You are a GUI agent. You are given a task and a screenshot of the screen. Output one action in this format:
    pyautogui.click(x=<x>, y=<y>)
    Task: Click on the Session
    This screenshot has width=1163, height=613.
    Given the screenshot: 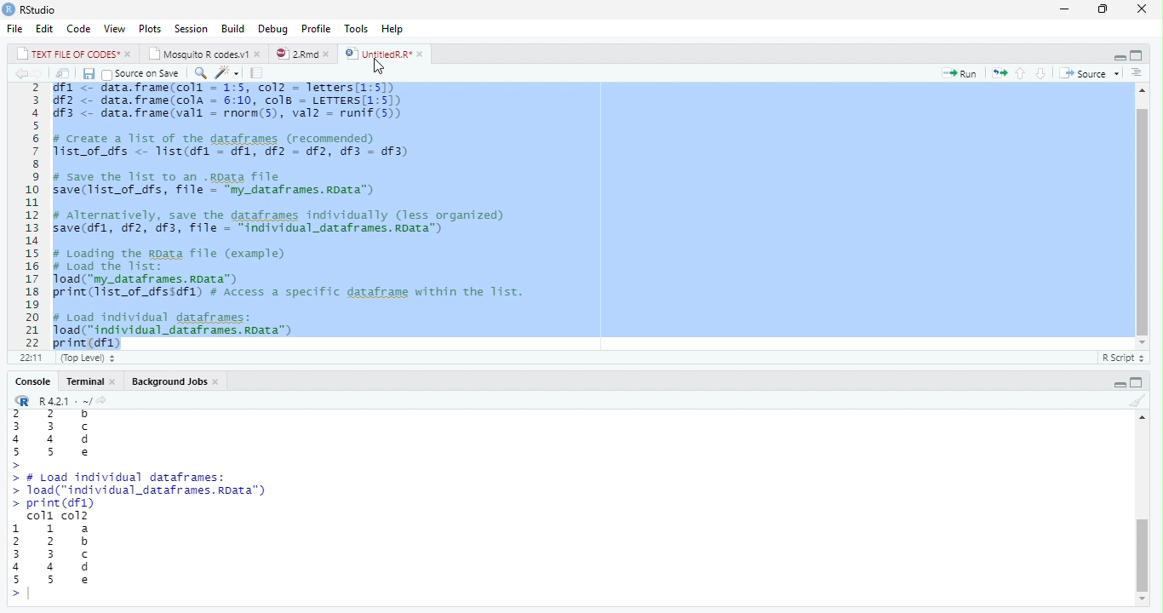 What is the action you would take?
    pyautogui.click(x=191, y=28)
    